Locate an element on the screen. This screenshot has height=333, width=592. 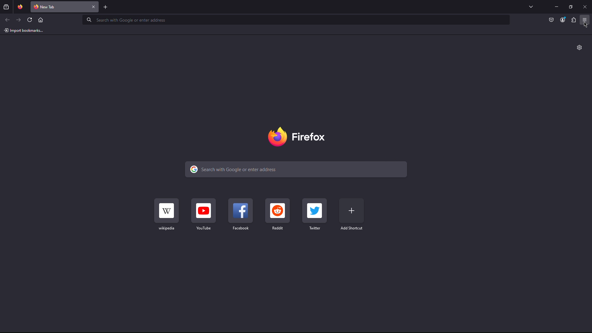
cursor is located at coordinates (586, 25).